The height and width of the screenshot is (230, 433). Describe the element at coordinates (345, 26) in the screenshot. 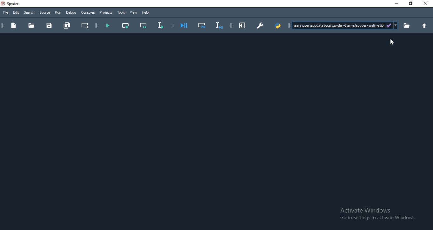

I see `file path` at that location.